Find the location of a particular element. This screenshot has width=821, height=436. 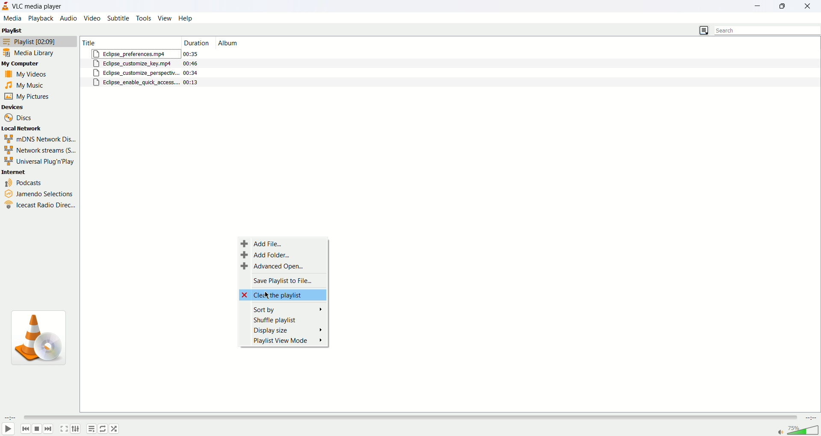

universal Plug n Play is located at coordinates (40, 161).